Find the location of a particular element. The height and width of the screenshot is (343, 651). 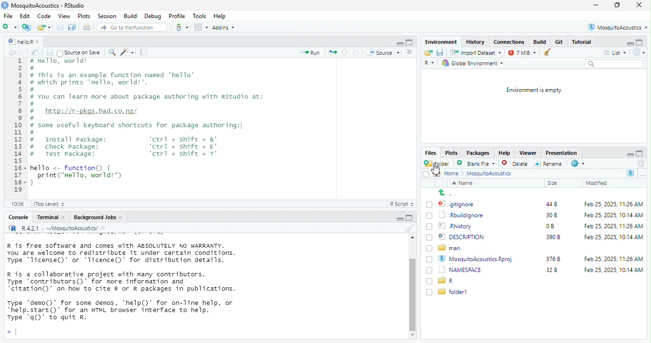

compile report is located at coordinates (144, 53).